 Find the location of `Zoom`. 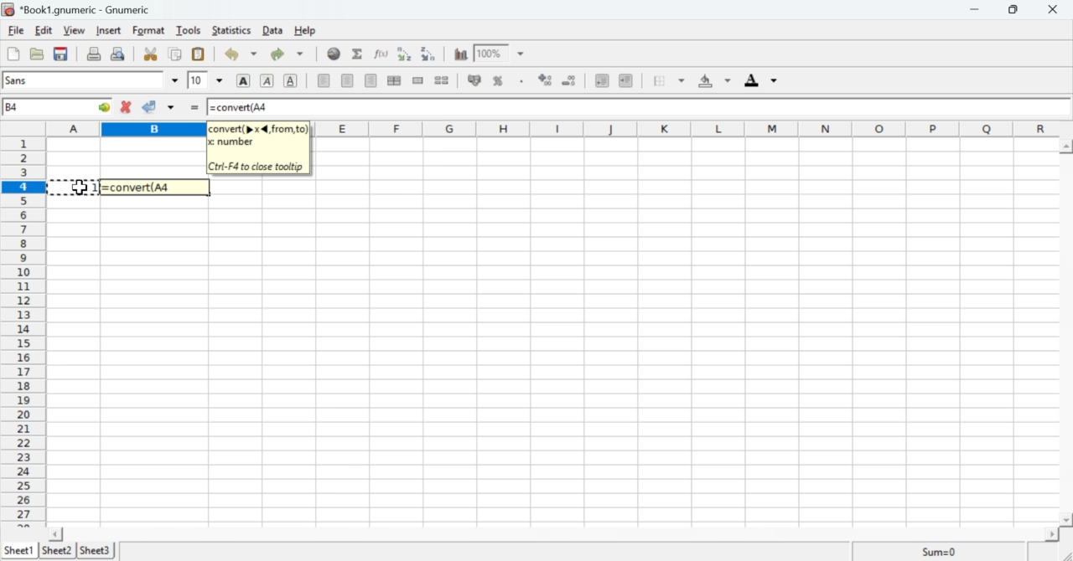

Zoom is located at coordinates (501, 51).